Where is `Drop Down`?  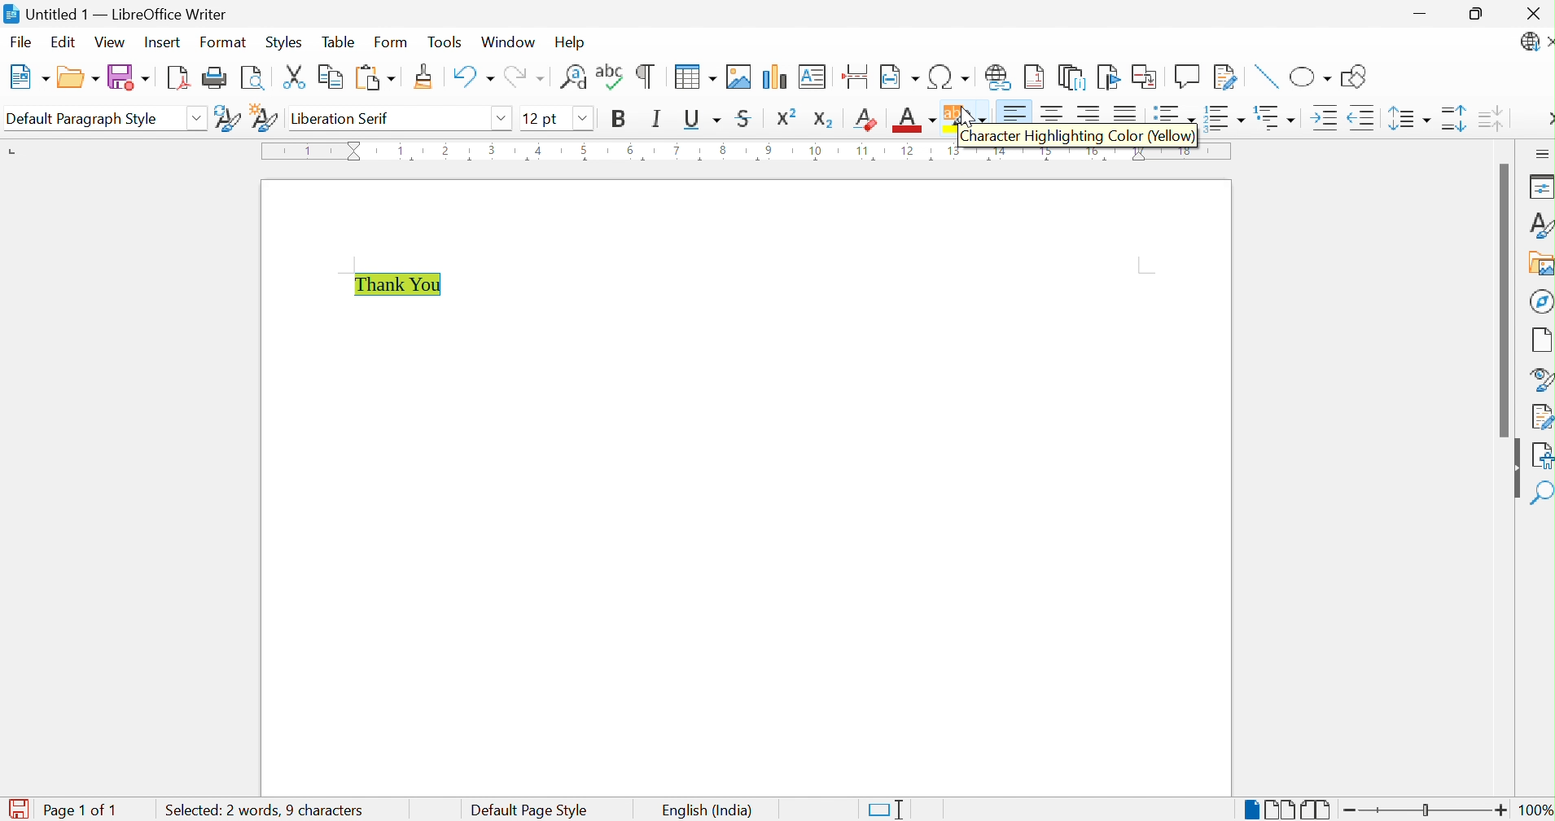 Drop Down is located at coordinates (582, 119).